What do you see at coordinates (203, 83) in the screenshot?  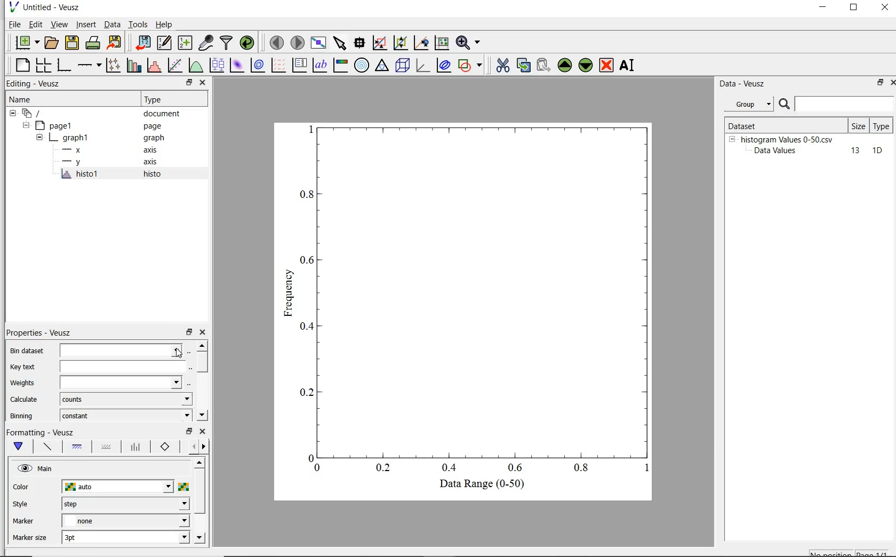 I see `close` at bounding box center [203, 83].